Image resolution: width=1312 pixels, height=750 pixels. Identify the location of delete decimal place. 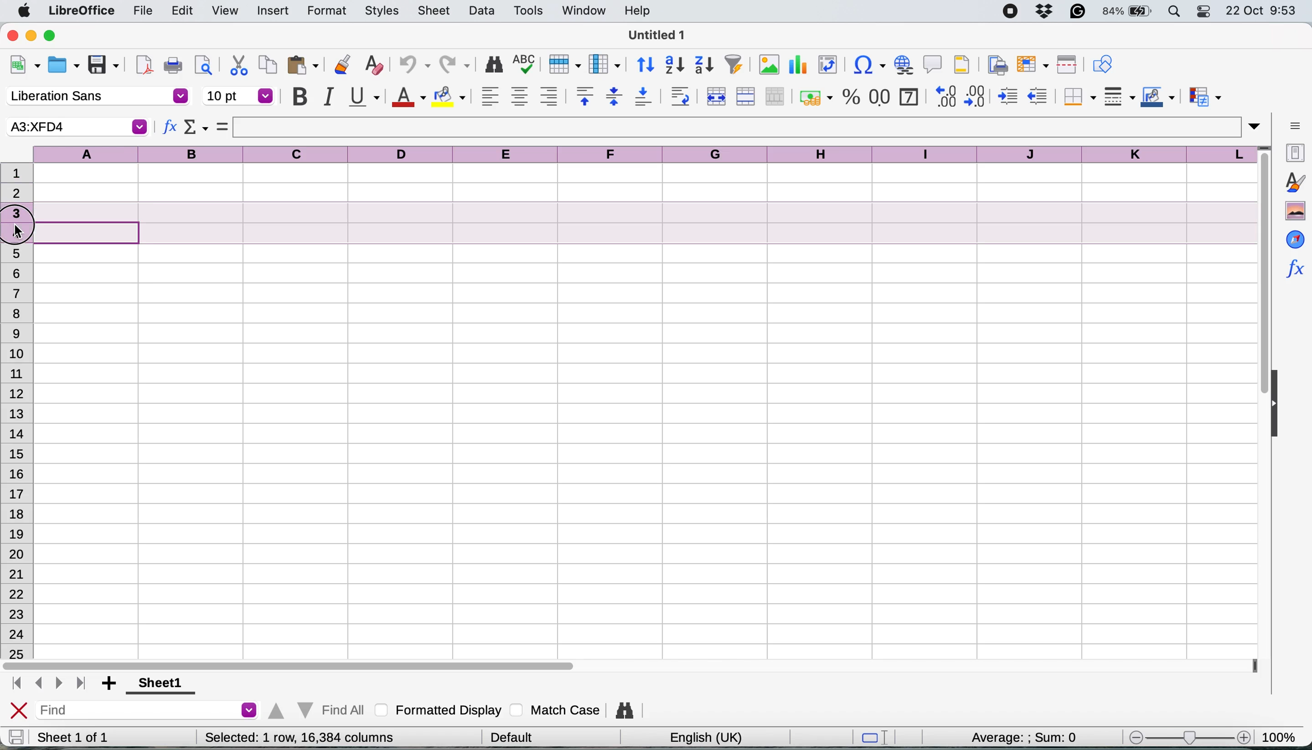
(978, 96).